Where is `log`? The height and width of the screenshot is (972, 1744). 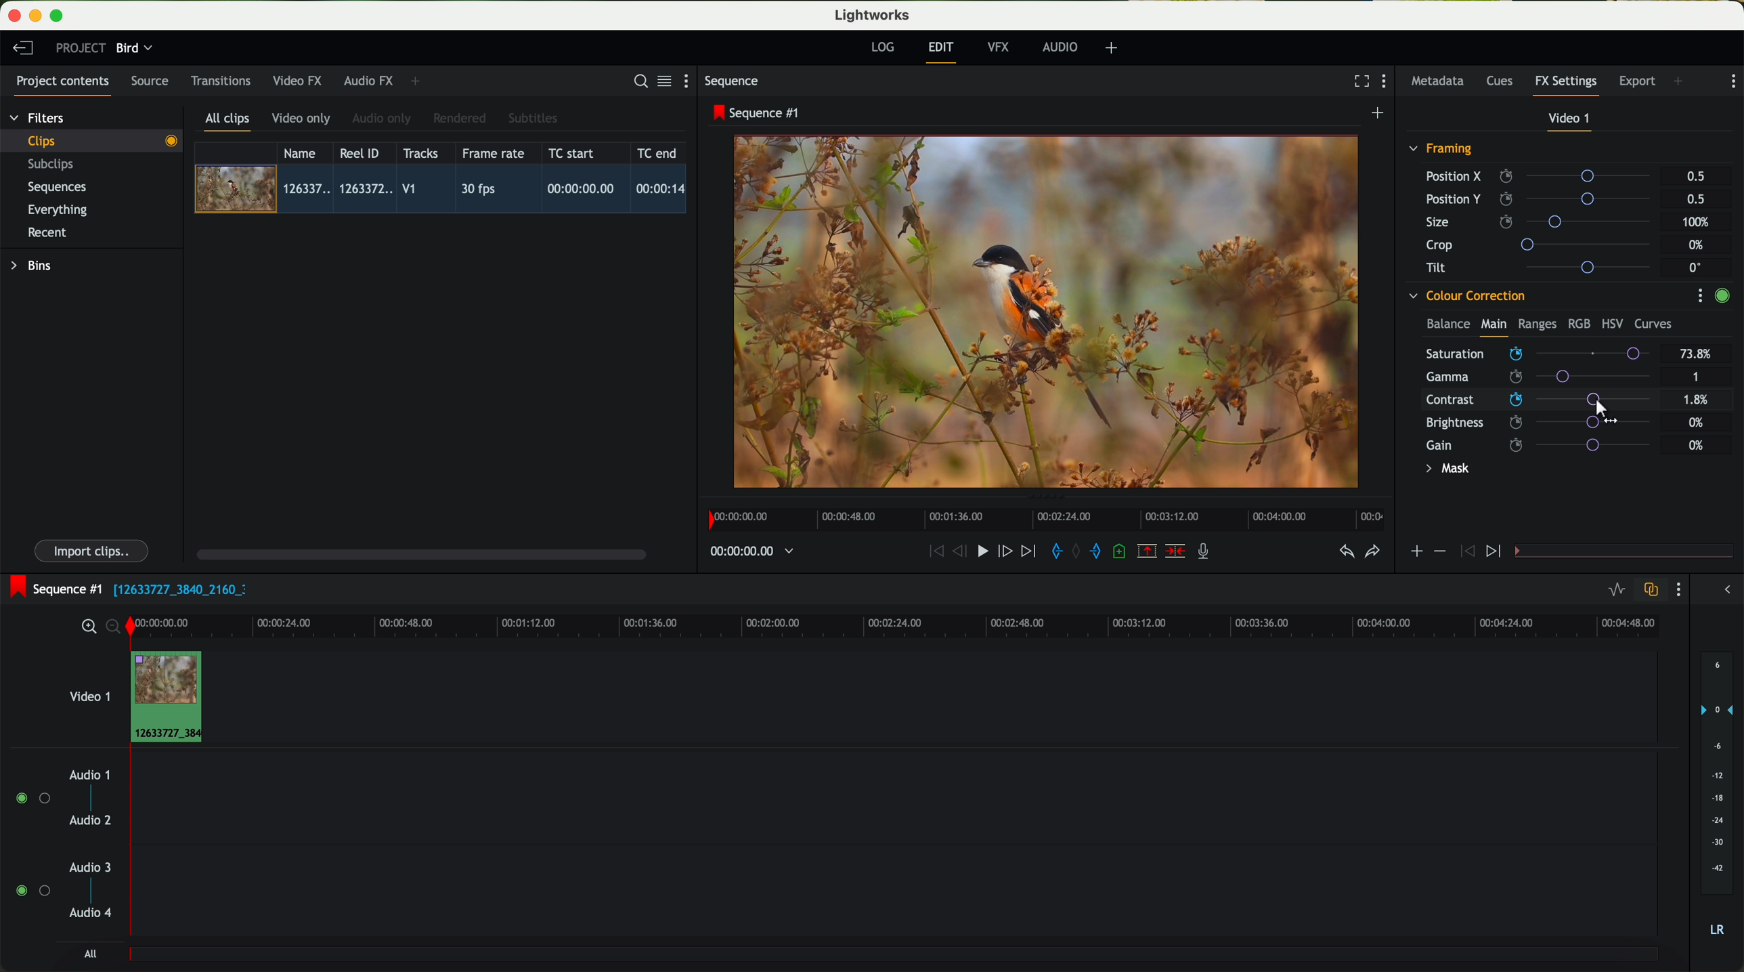
log is located at coordinates (882, 47).